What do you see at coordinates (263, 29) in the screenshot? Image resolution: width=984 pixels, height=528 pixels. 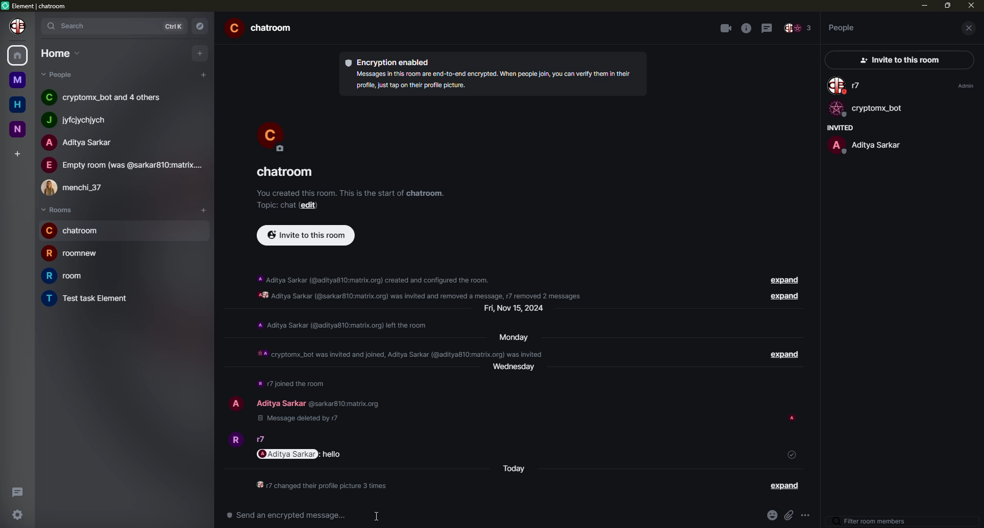 I see `room` at bounding box center [263, 29].